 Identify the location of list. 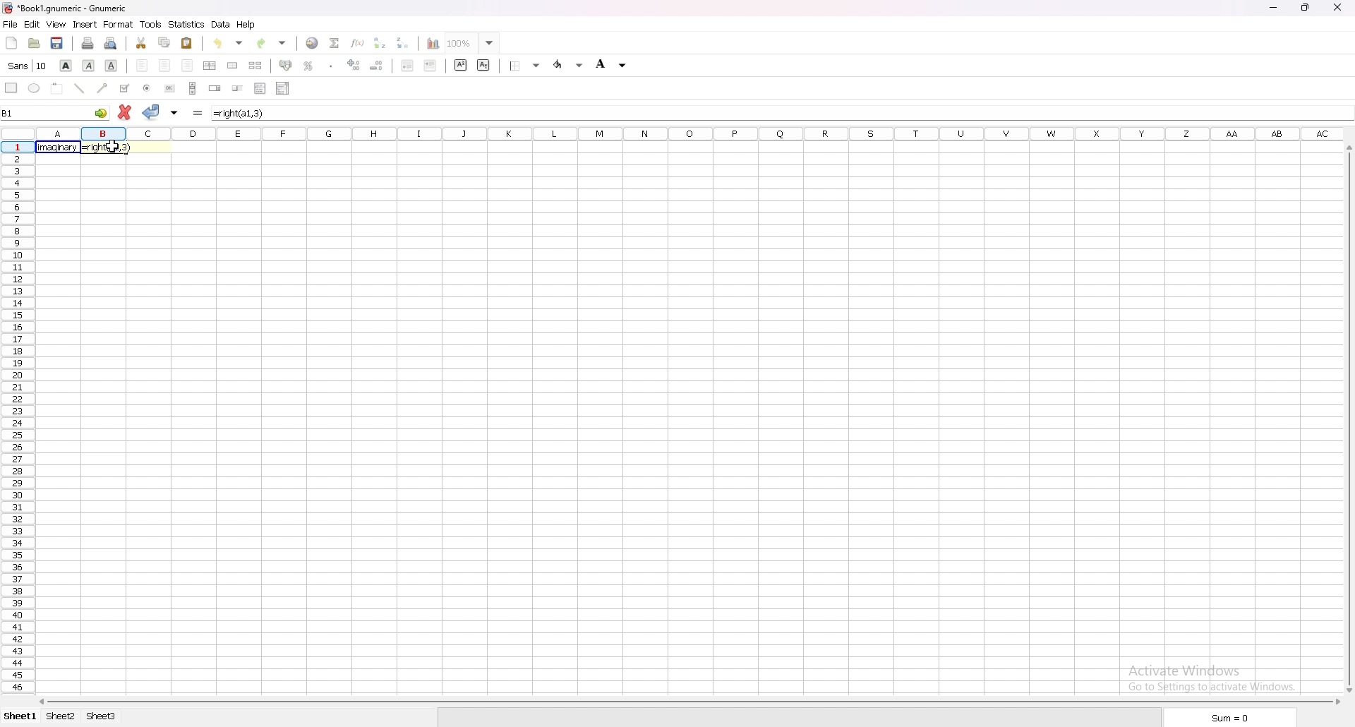
(260, 88).